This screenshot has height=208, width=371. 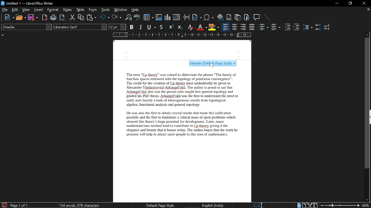 I want to click on Current zoom hey Cortana, so click(x=365, y=205).